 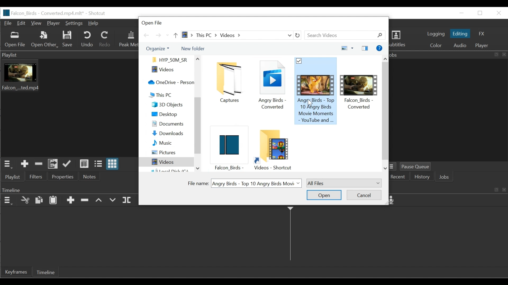 What do you see at coordinates (99, 164) in the screenshot?
I see `View as files` at bounding box center [99, 164].